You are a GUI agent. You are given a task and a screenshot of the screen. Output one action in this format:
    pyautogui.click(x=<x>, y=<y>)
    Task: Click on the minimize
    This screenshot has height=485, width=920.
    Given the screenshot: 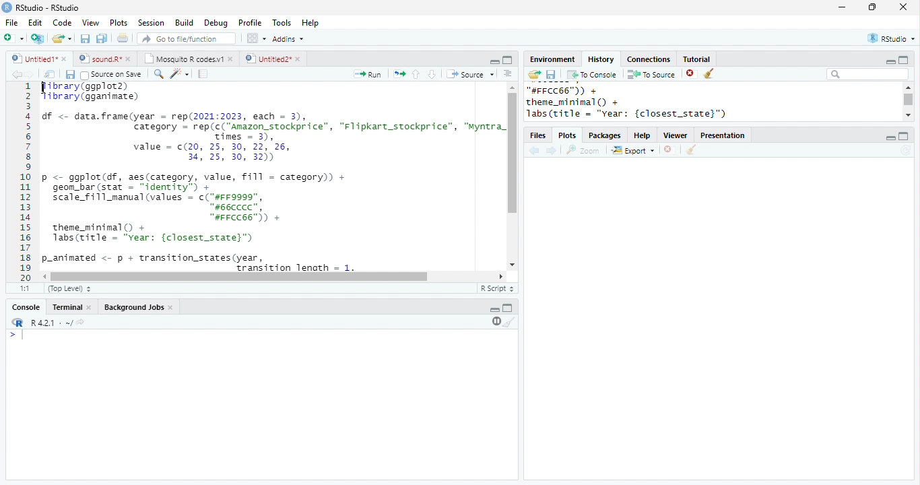 What is the action you would take?
    pyautogui.click(x=494, y=310)
    